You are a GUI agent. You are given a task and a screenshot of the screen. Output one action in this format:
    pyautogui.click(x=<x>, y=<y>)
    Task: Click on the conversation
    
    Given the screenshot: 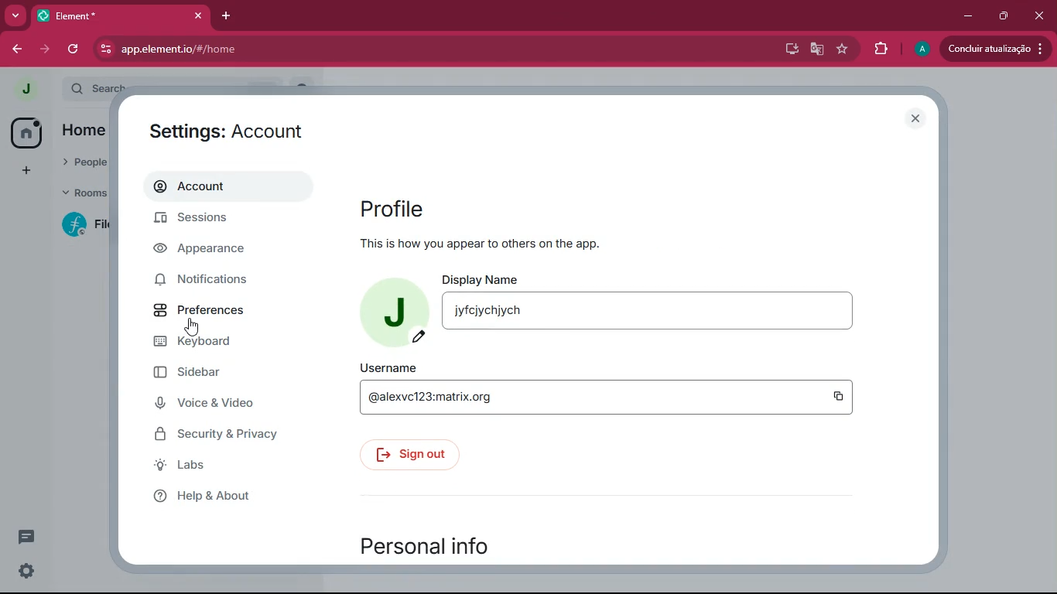 What is the action you would take?
    pyautogui.click(x=25, y=537)
    